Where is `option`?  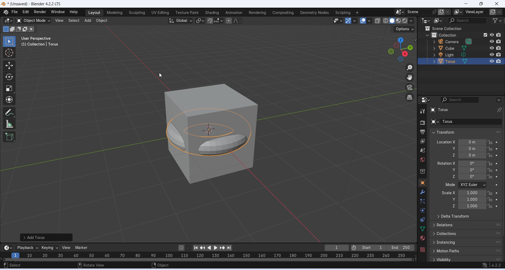 option is located at coordinates (458, 12).